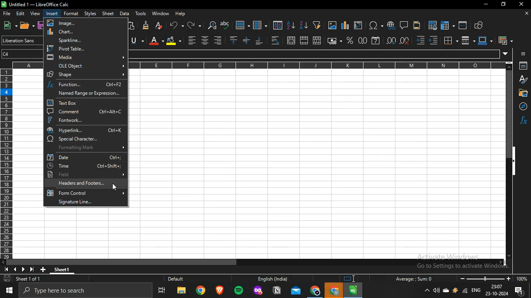  What do you see at coordinates (11, 290) in the screenshot?
I see `start` at bounding box center [11, 290].